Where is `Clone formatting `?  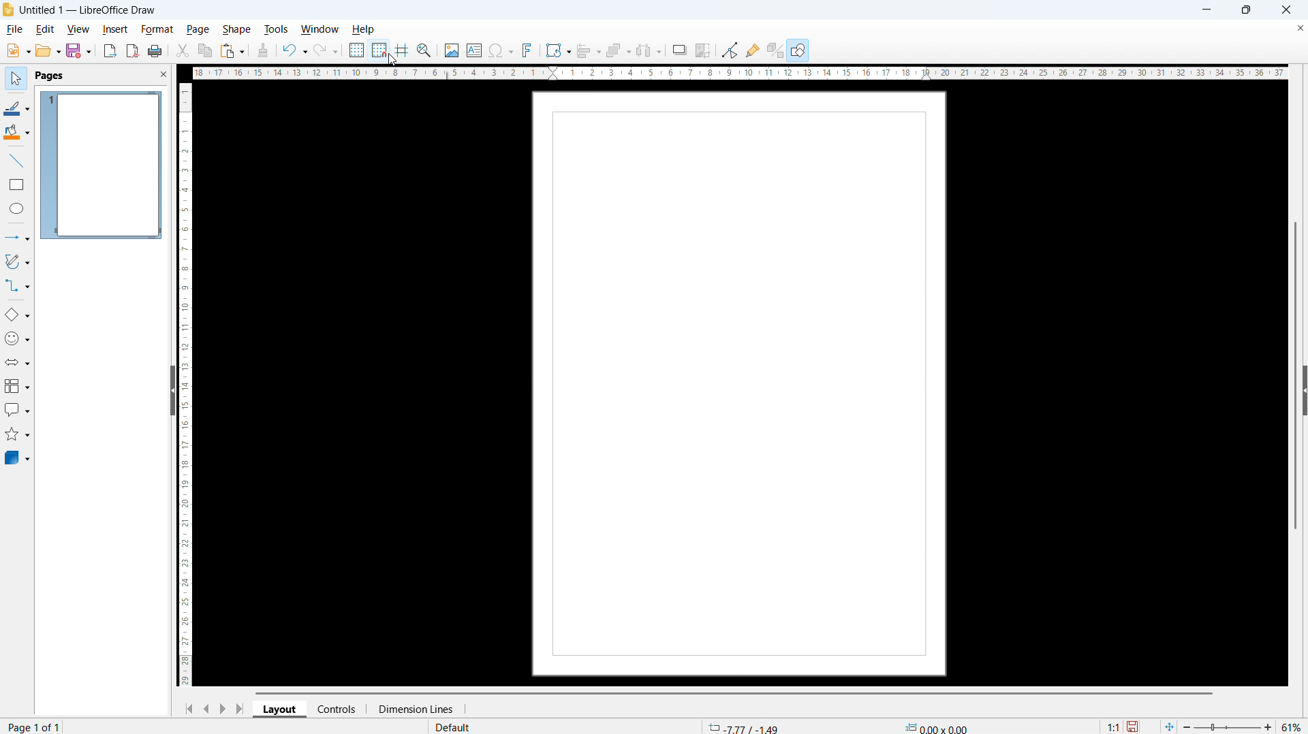 Clone formatting  is located at coordinates (262, 50).